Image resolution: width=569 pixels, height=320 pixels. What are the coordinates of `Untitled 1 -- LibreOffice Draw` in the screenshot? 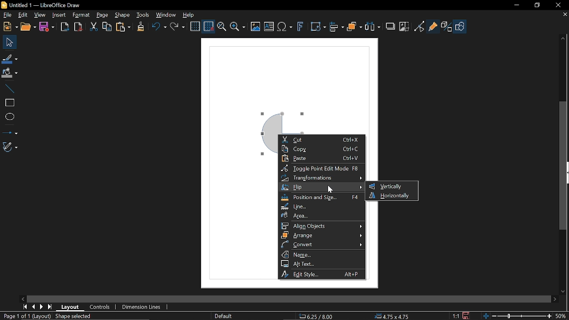 It's located at (49, 5).